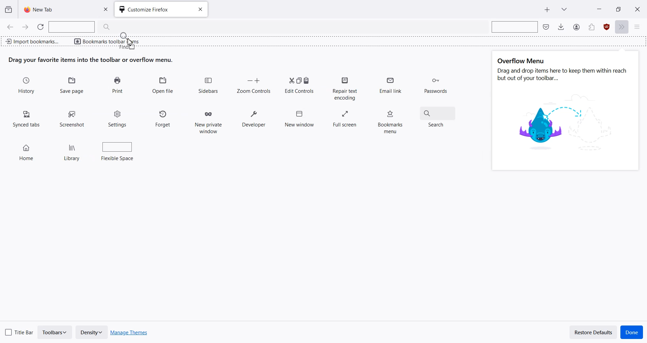 This screenshot has width=647, height=343. What do you see at coordinates (163, 117) in the screenshot?
I see `Forget` at bounding box center [163, 117].